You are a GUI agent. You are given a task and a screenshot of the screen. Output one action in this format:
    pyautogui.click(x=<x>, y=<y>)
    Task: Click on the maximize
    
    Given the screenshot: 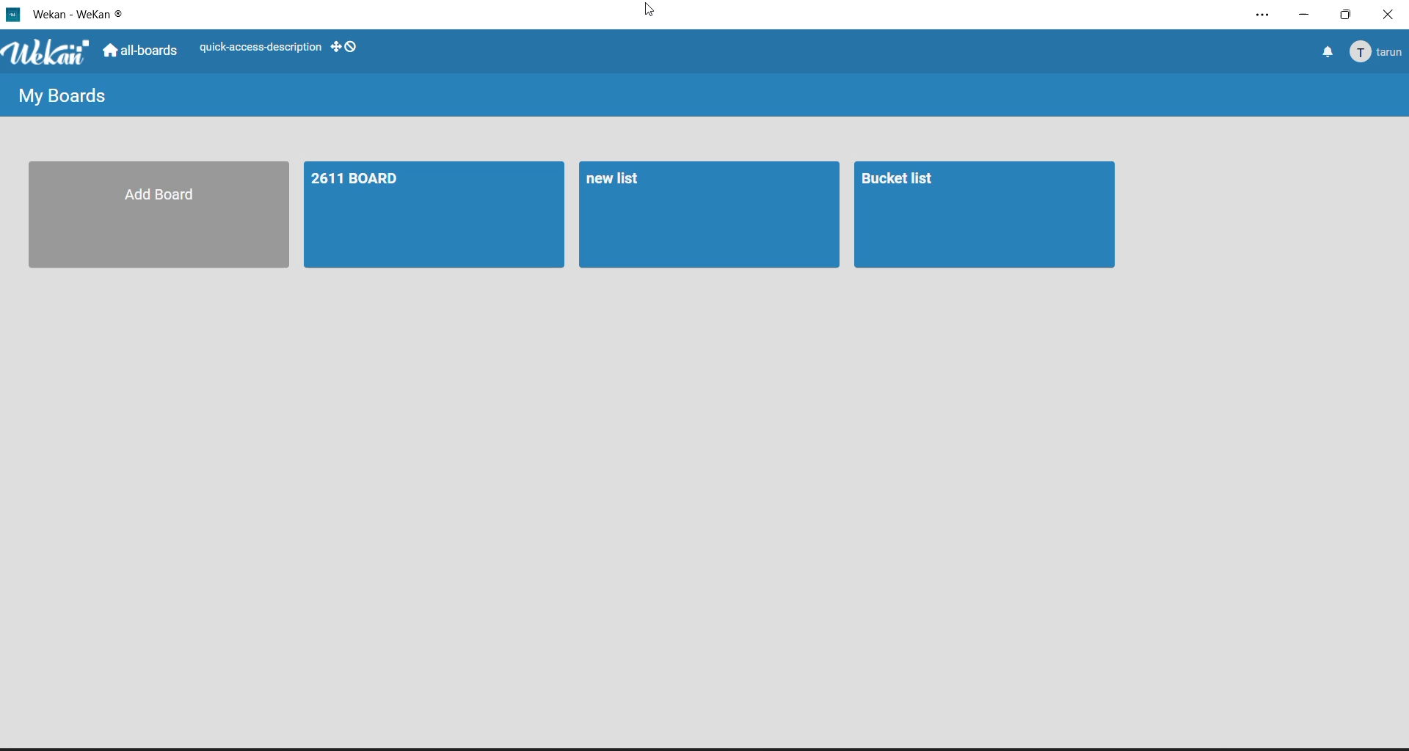 What is the action you would take?
    pyautogui.click(x=1350, y=18)
    